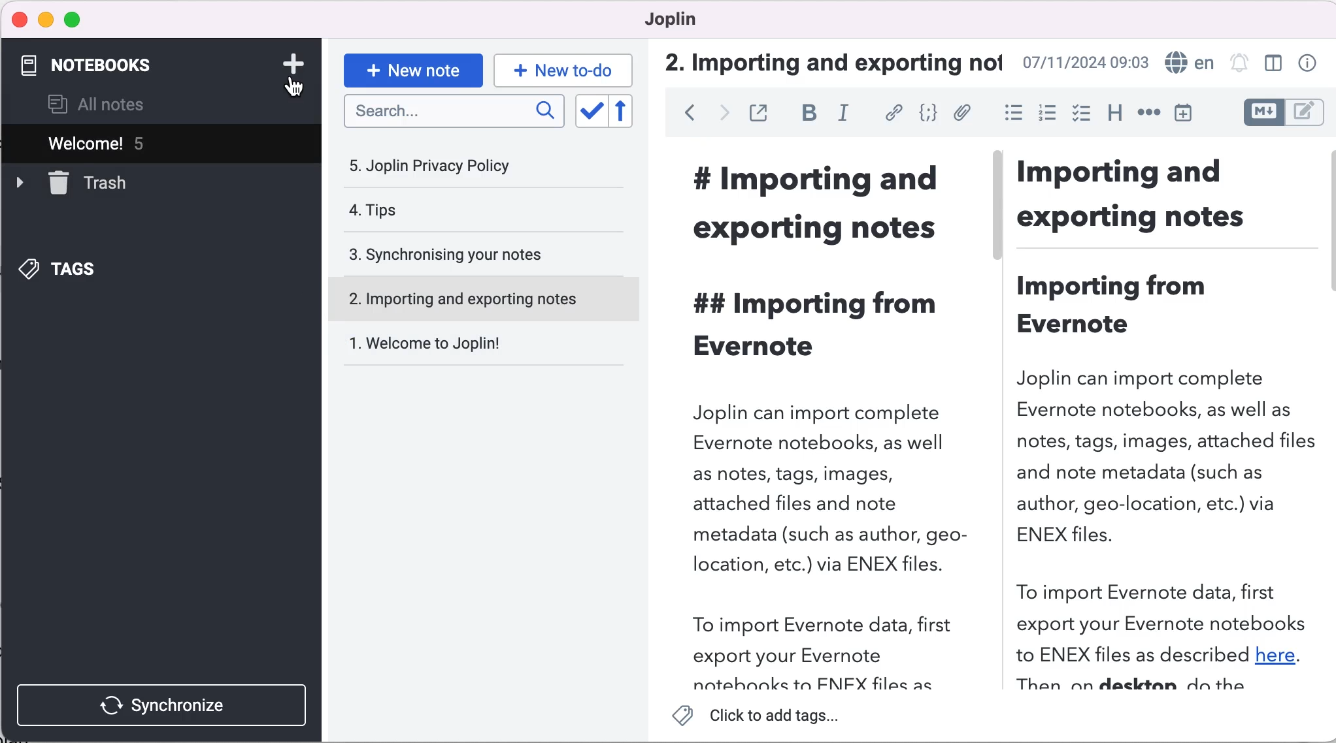 This screenshot has height=743, width=1336. Describe the element at coordinates (292, 63) in the screenshot. I see `add note` at that location.